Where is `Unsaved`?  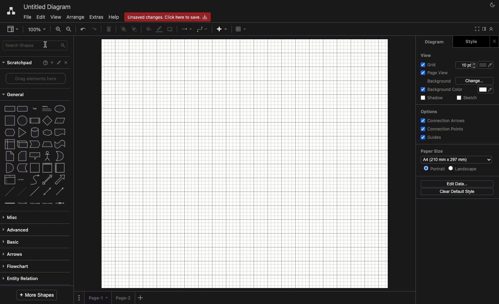 Unsaved is located at coordinates (169, 16).